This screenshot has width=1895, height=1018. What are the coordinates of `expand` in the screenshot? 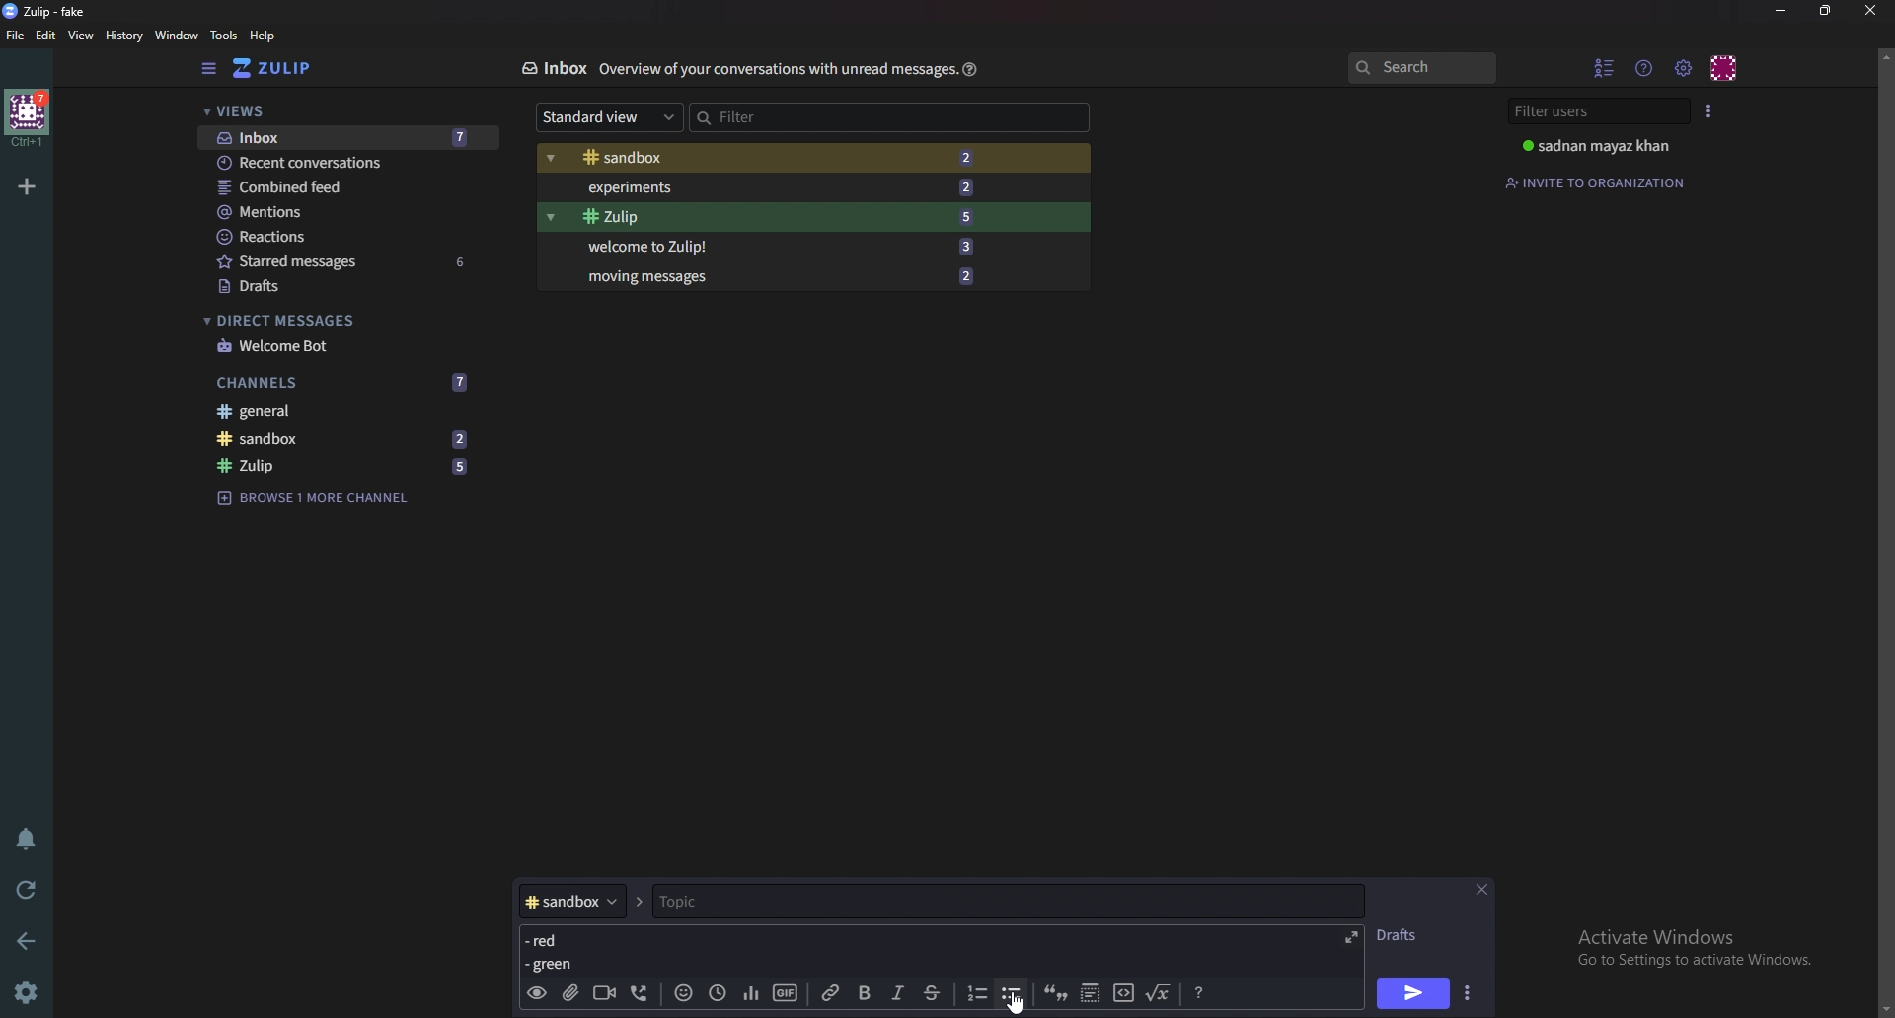 It's located at (1348, 937).